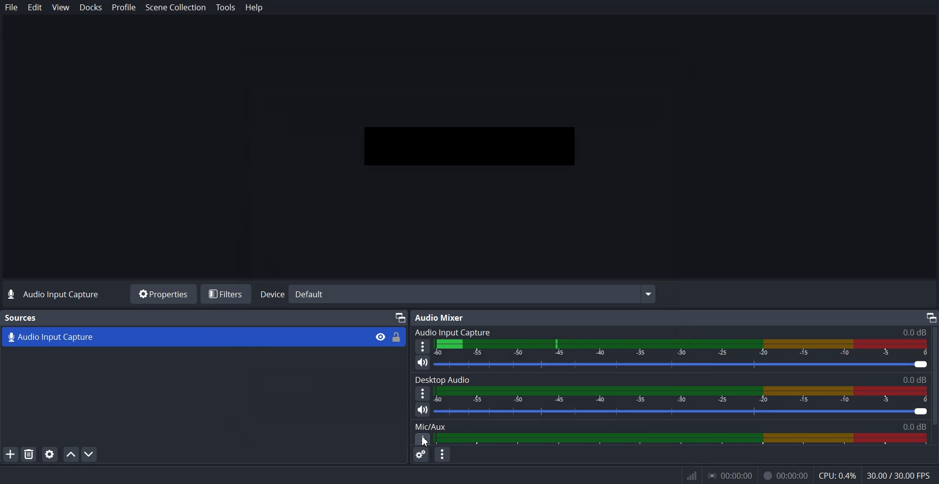  Describe the element at coordinates (918, 427) in the screenshot. I see `0.00db` at that location.